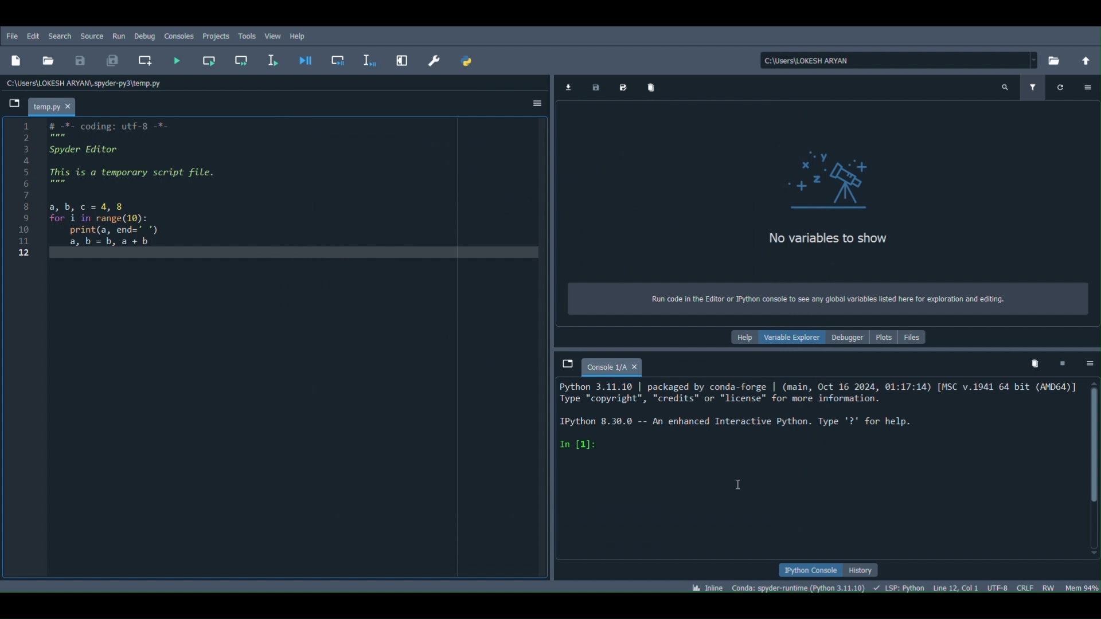  Describe the element at coordinates (244, 36) in the screenshot. I see `Tools` at that location.